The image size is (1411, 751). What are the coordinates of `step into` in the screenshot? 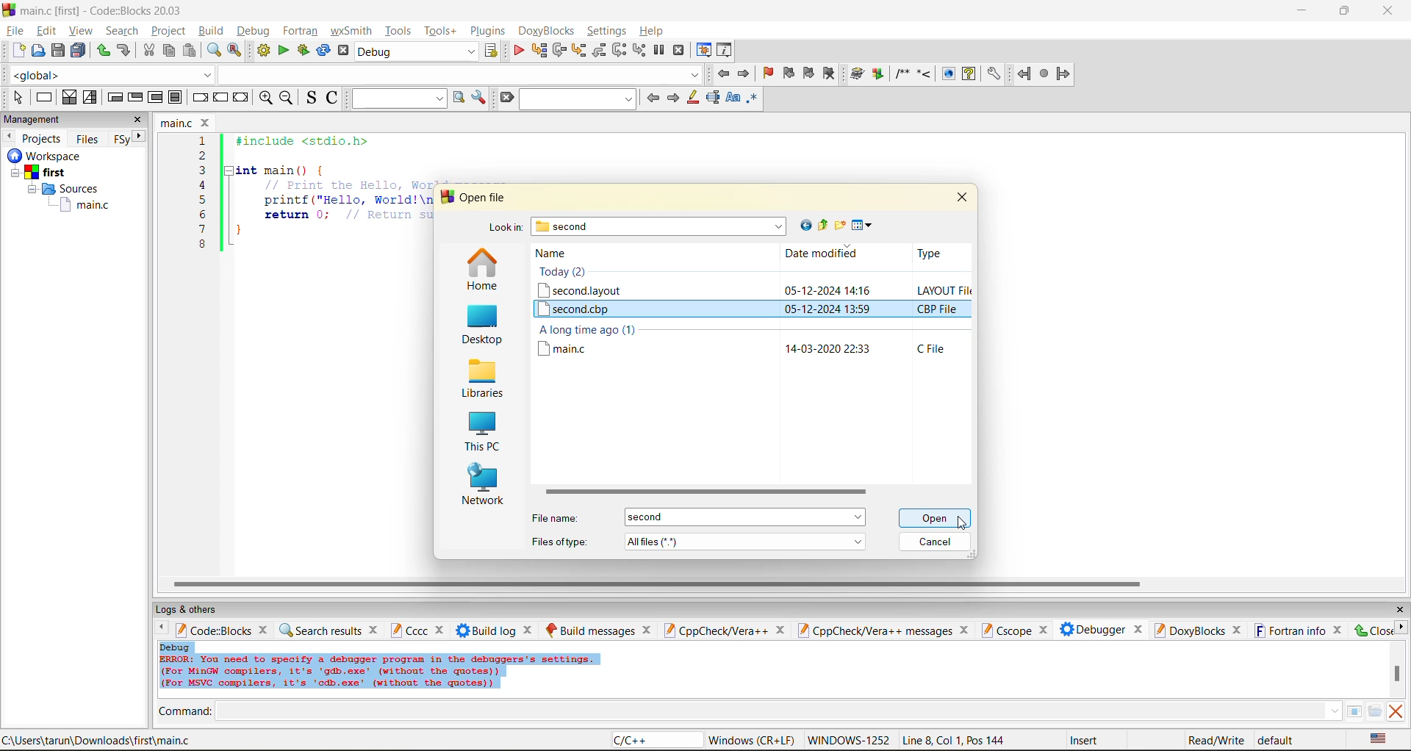 It's located at (578, 50).